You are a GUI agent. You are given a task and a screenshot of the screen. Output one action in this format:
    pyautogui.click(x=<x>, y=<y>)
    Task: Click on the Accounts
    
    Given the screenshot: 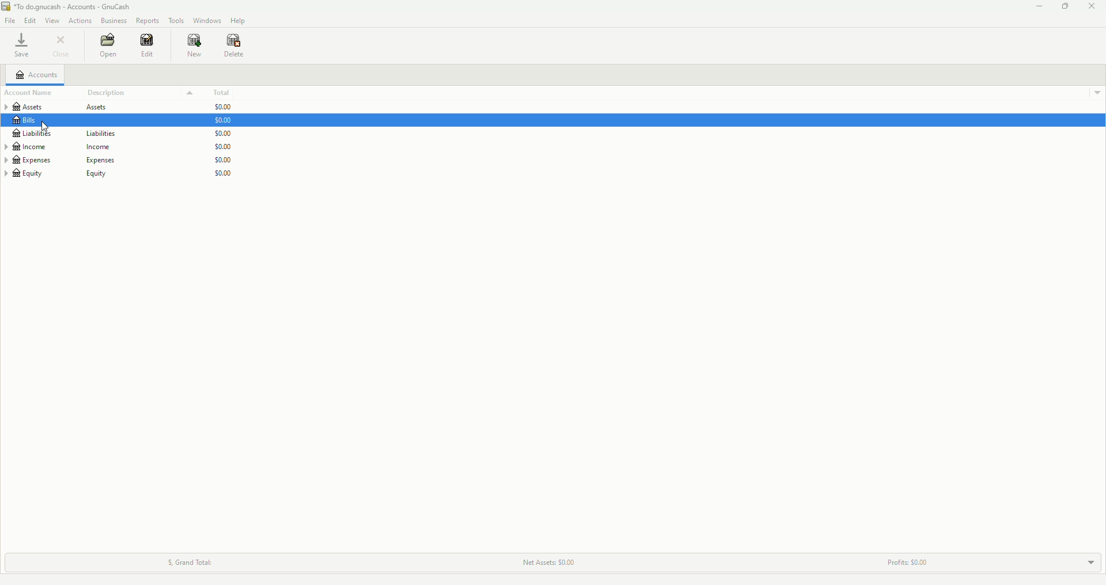 What is the action you would take?
    pyautogui.click(x=39, y=74)
    